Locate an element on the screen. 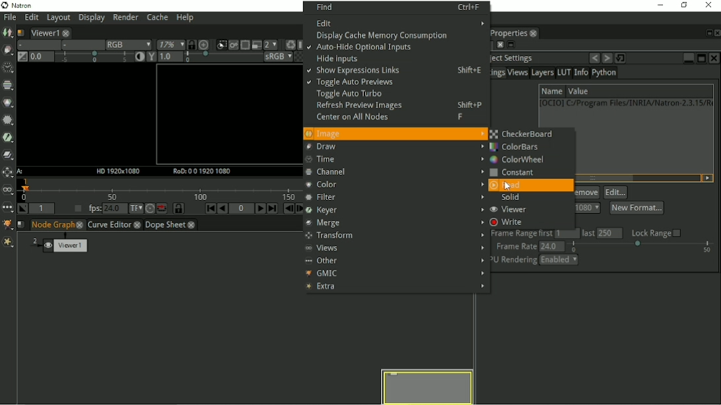 The width and height of the screenshot is (721, 405). Checkerboard is located at coordinates (524, 134).